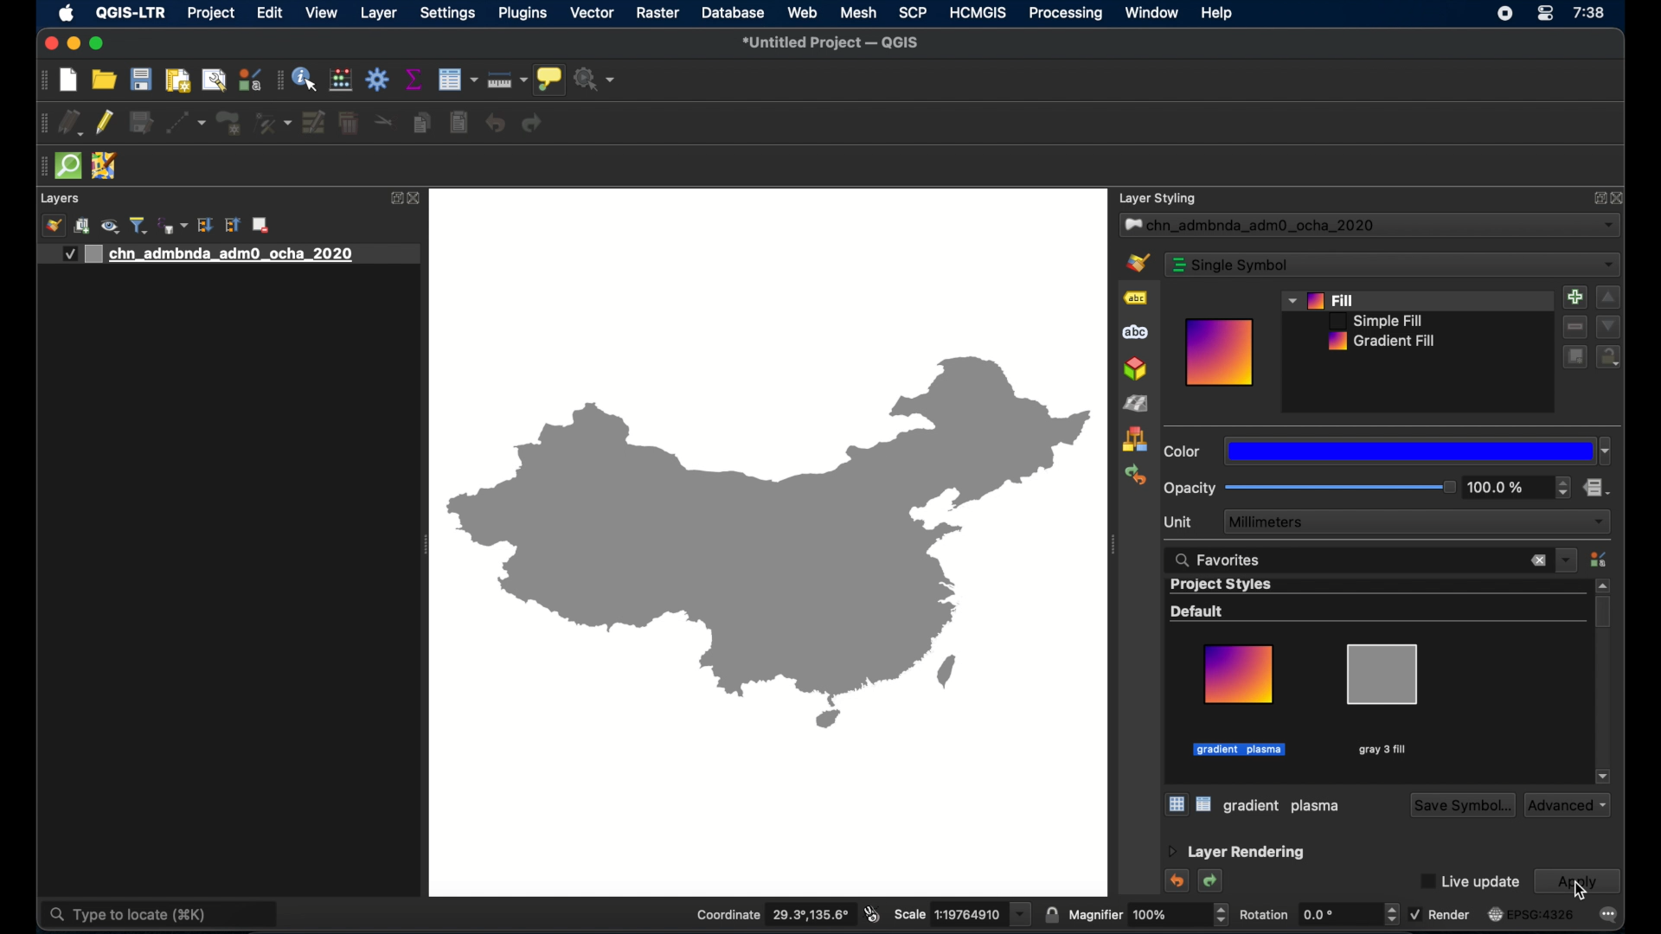 This screenshot has width=1661, height=934. What do you see at coordinates (1604, 777) in the screenshot?
I see `scroll down arrow` at bounding box center [1604, 777].